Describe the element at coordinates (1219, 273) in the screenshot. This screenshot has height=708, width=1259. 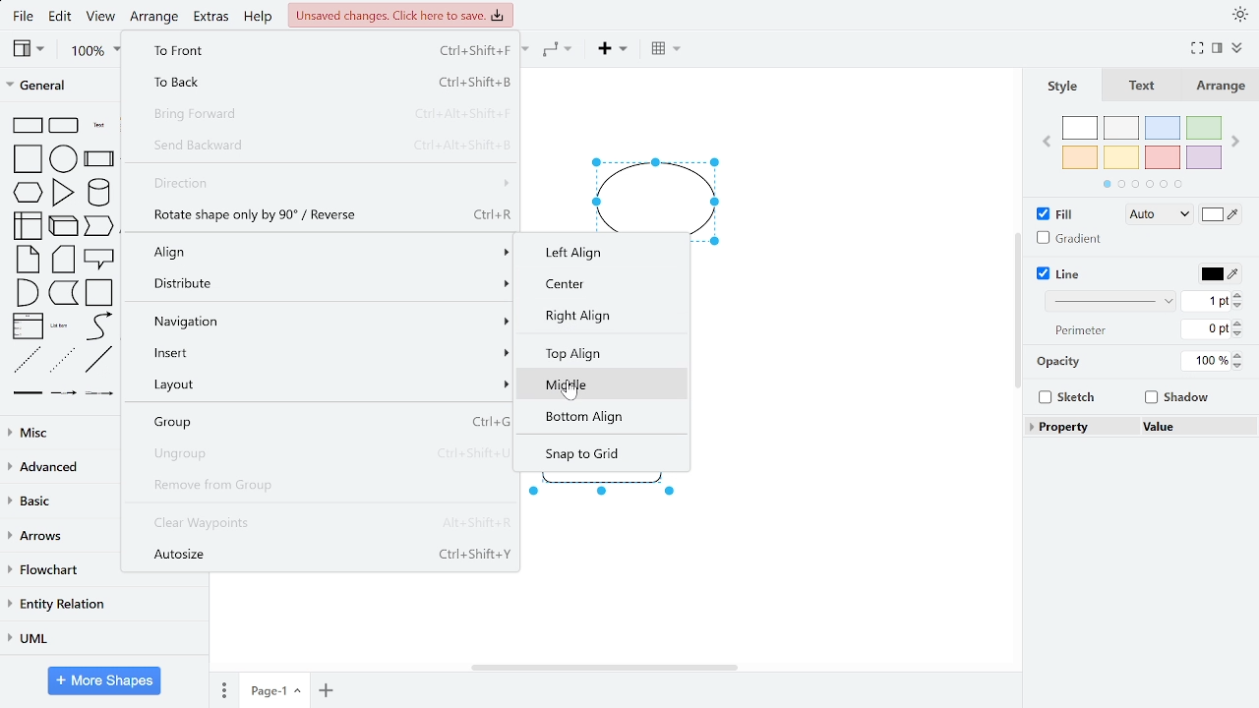
I see `line color` at that location.